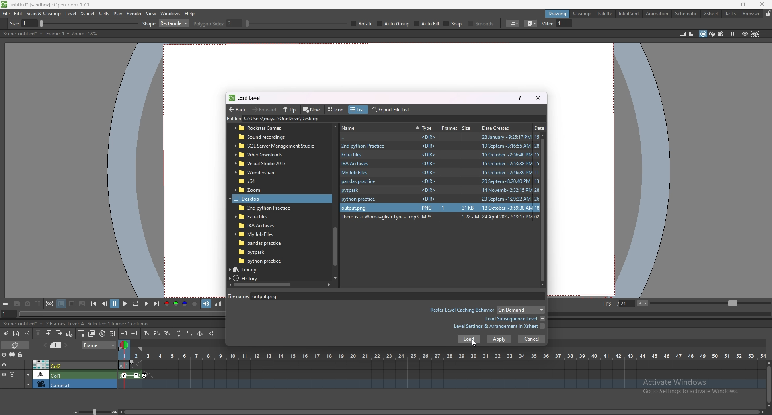 The image size is (772, 415). What do you see at coordinates (167, 333) in the screenshot?
I see `reframe on 3s` at bounding box center [167, 333].